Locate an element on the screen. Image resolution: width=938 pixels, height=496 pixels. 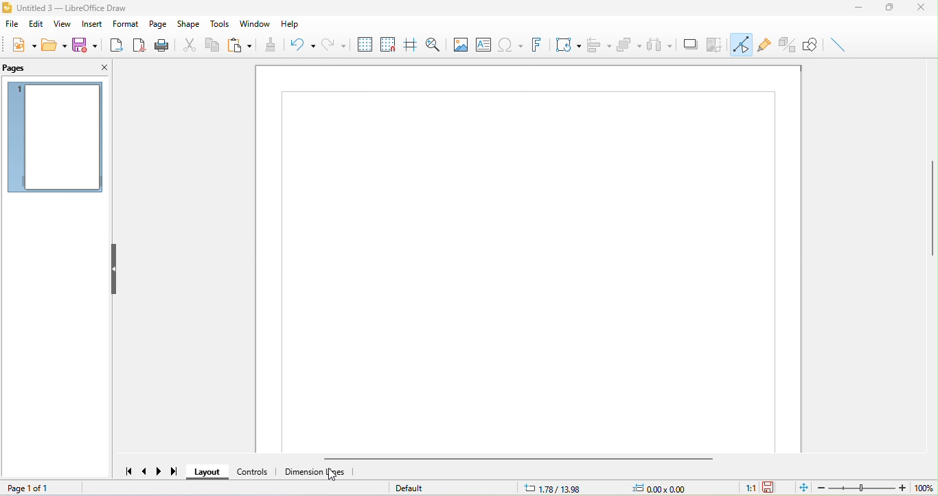
help is located at coordinates (294, 21).